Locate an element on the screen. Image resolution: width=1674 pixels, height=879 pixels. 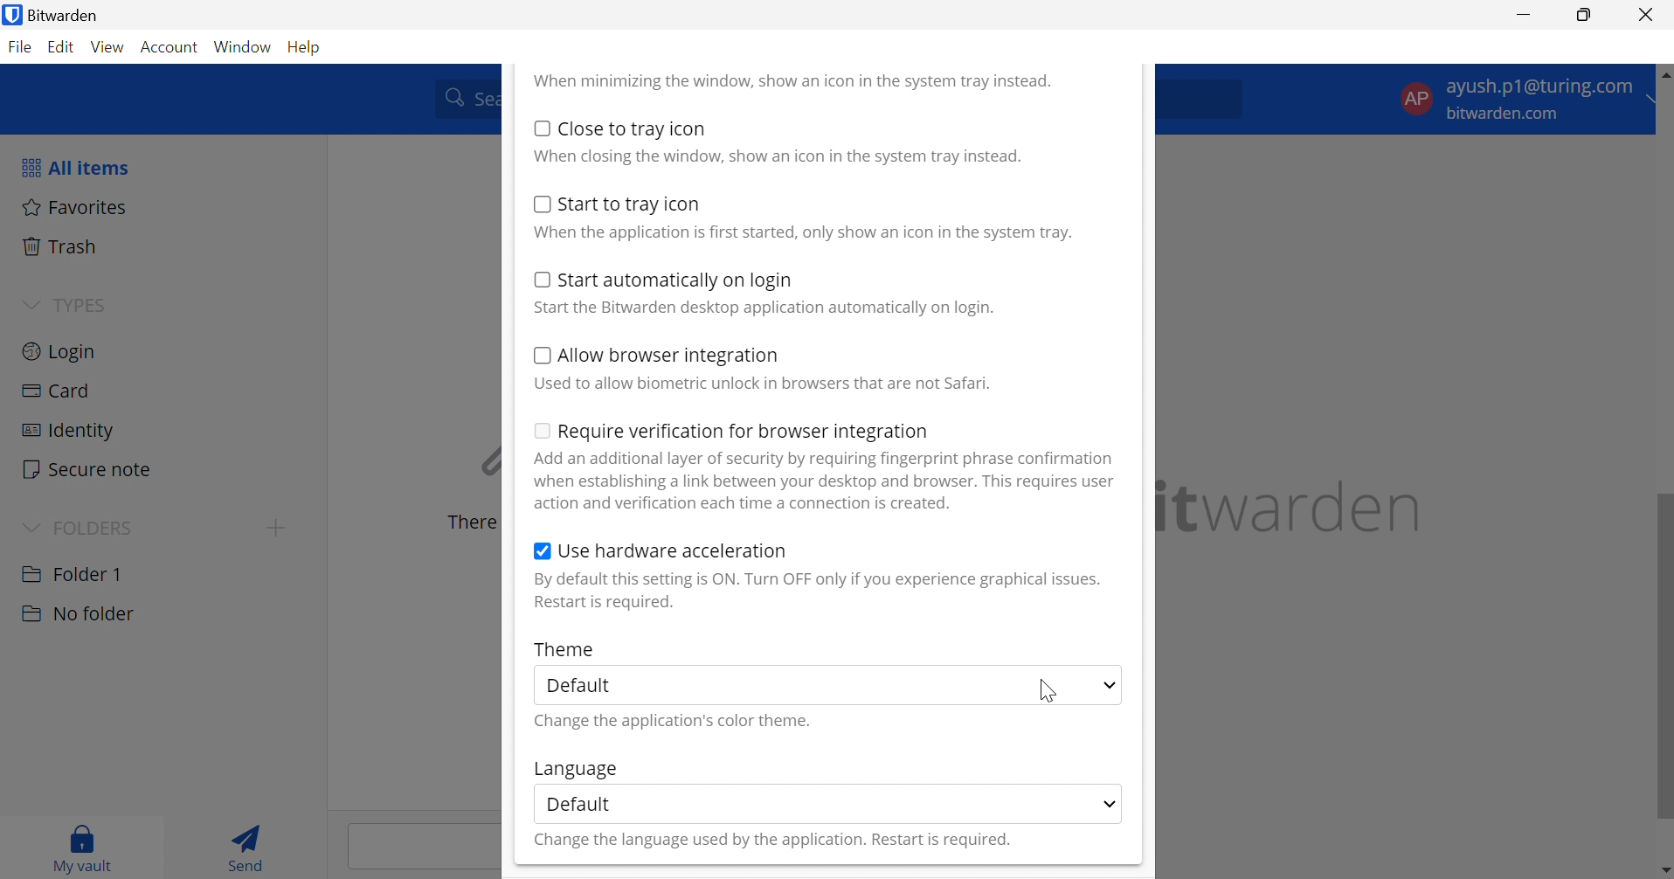
bitwarden.com is located at coordinates (1507, 114).